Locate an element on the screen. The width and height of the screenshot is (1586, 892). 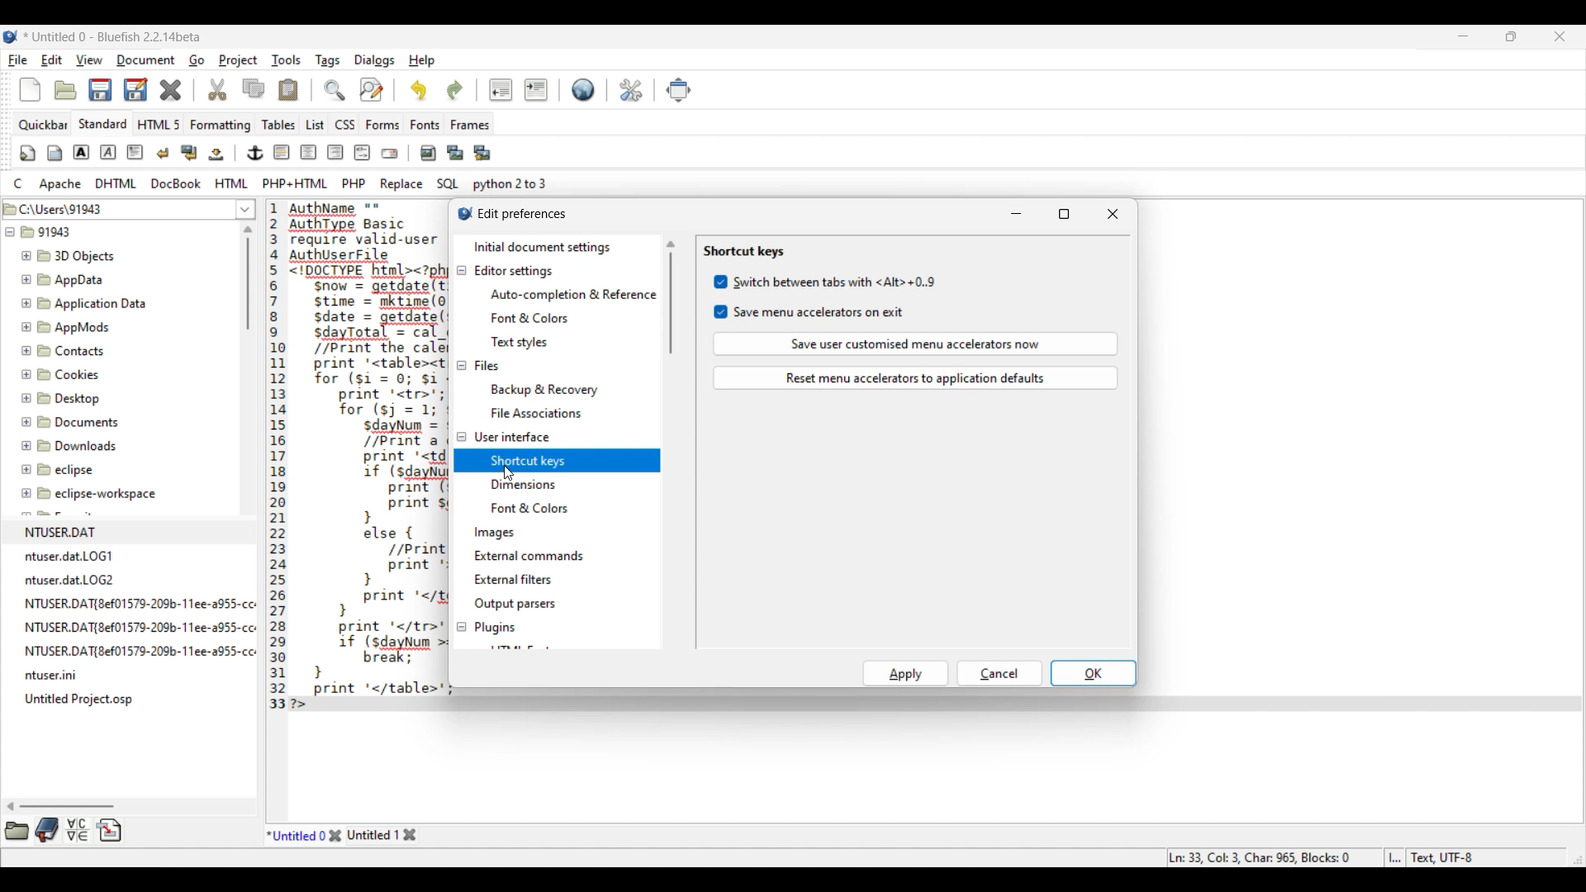
Section title is located at coordinates (745, 251).